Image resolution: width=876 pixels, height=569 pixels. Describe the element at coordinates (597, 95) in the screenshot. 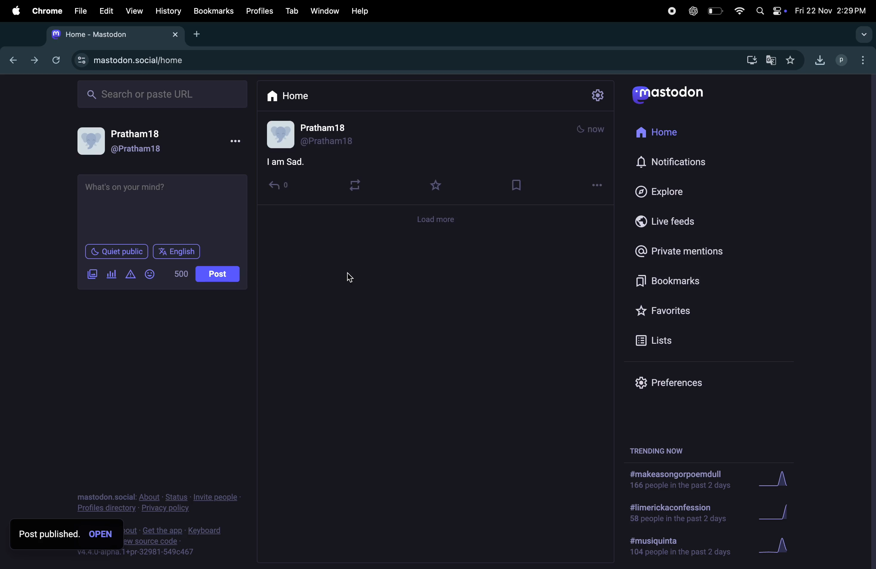

I see `settings` at that location.